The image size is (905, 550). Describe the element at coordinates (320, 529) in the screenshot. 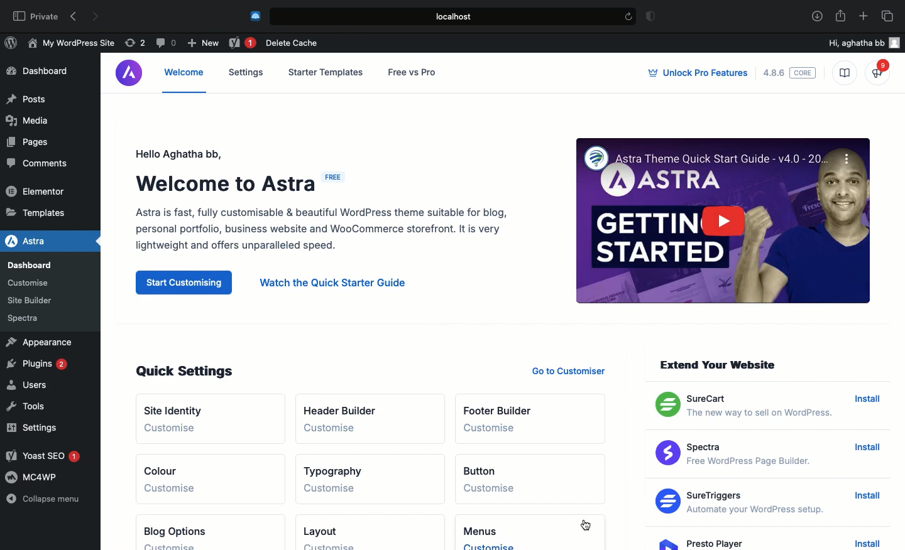

I see `Layout` at that location.